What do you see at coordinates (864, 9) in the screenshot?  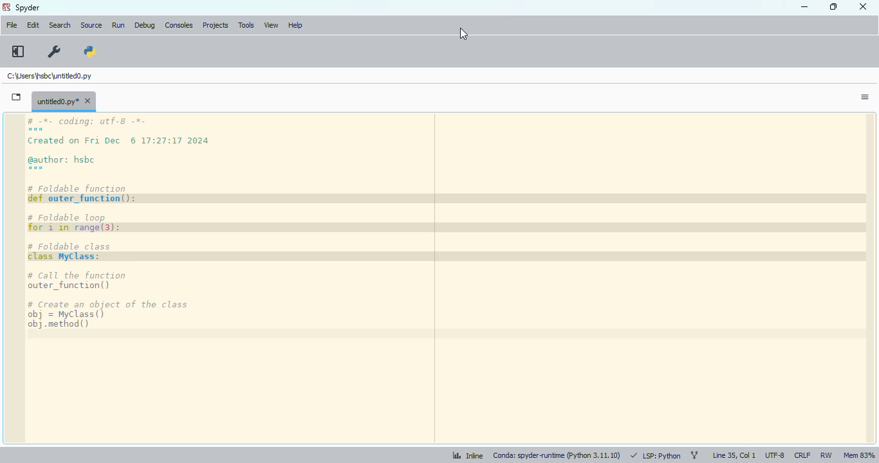 I see `close` at bounding box center [864, 9].